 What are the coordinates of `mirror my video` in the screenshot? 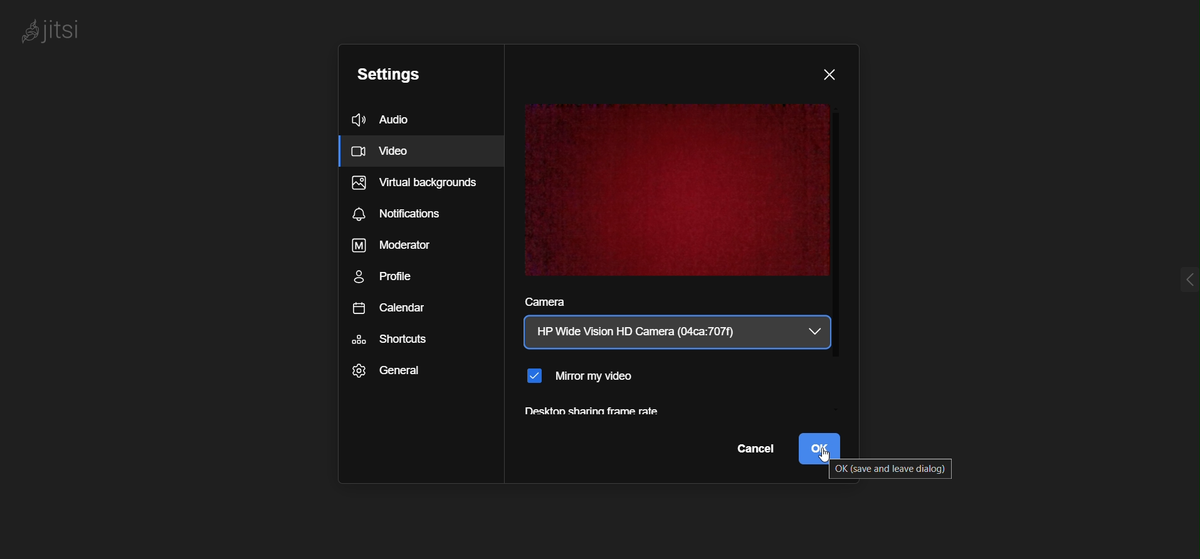 It's located at (580, 380).